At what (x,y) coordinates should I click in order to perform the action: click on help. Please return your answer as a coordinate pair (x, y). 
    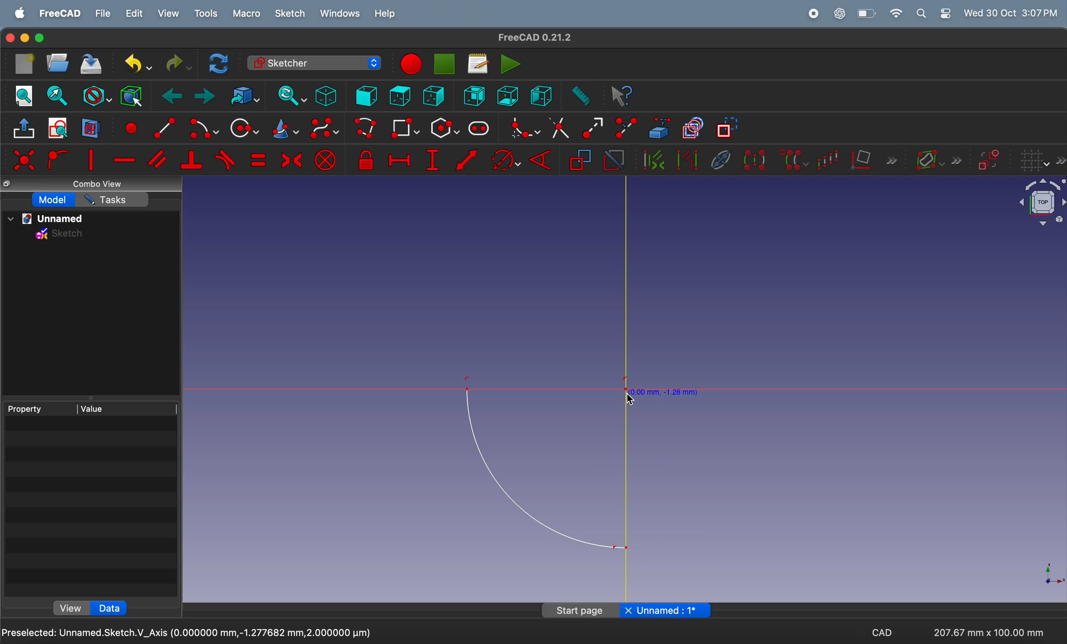
    Looking at the image, I should click on (385, 15).